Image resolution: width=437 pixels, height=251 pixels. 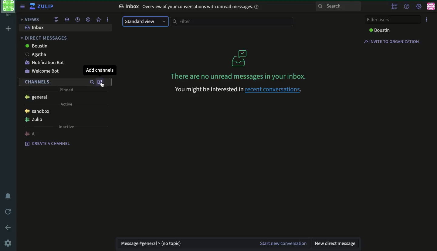 What do you see at coordinates (33, 97) in the screenshot?
I see `general` at bounding box center [33, 97].